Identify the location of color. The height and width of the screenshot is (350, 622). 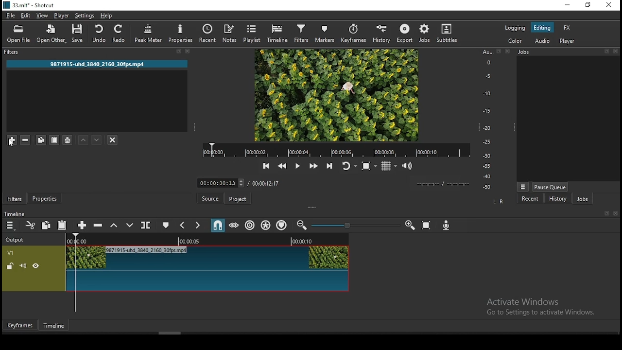
(513, 40).